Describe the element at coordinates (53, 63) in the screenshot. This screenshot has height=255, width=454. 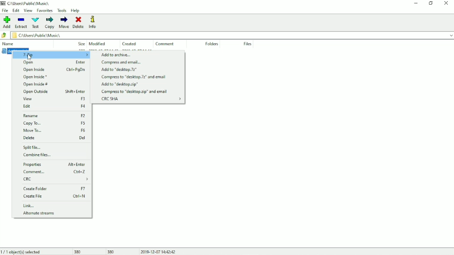
I see `Open` at that location.